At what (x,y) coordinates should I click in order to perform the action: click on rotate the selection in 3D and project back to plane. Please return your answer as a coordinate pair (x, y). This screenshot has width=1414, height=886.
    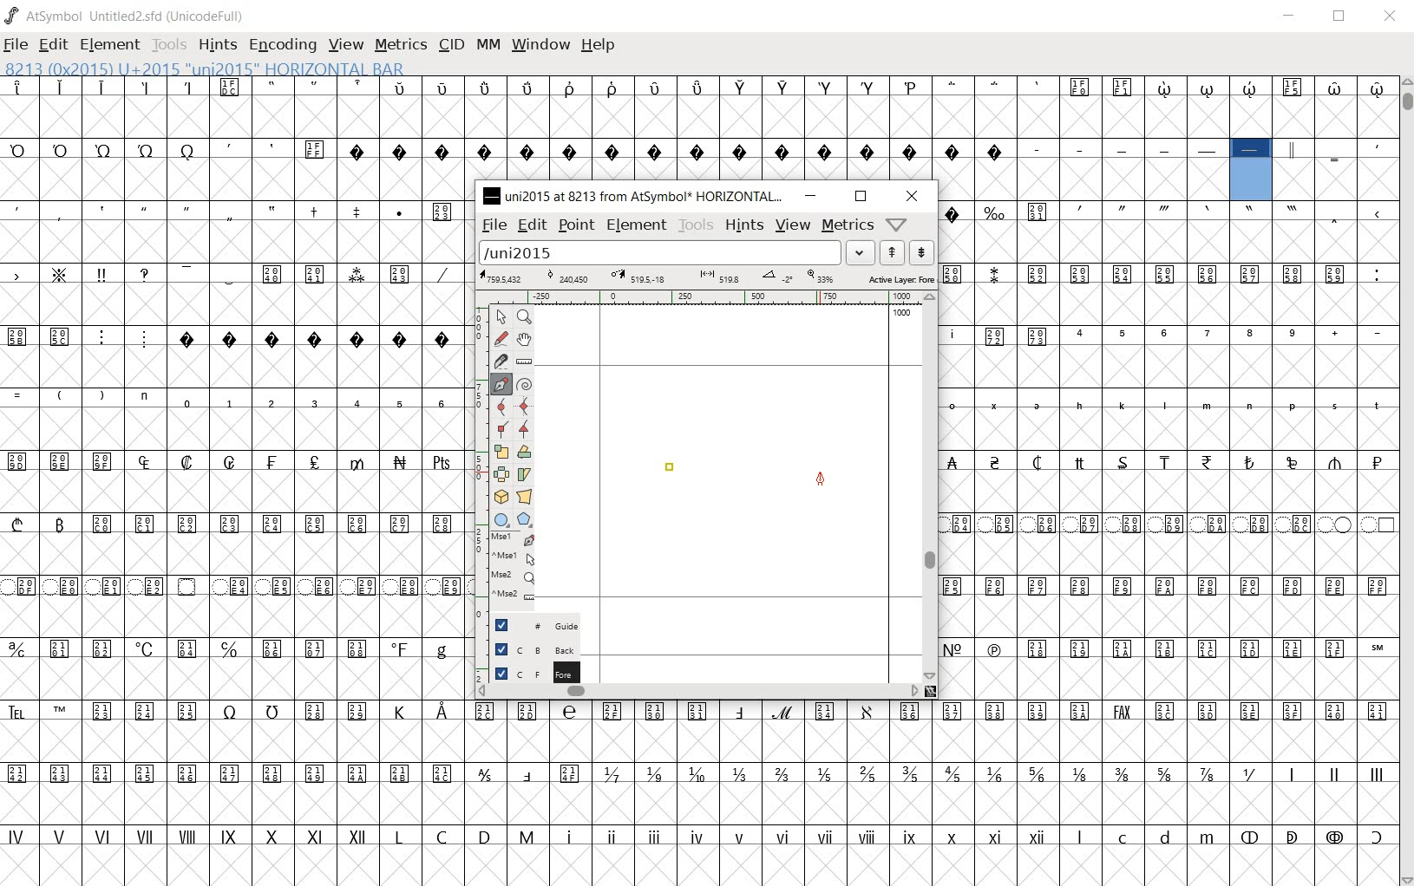
    Looking at the image, I should click on (499, 496).